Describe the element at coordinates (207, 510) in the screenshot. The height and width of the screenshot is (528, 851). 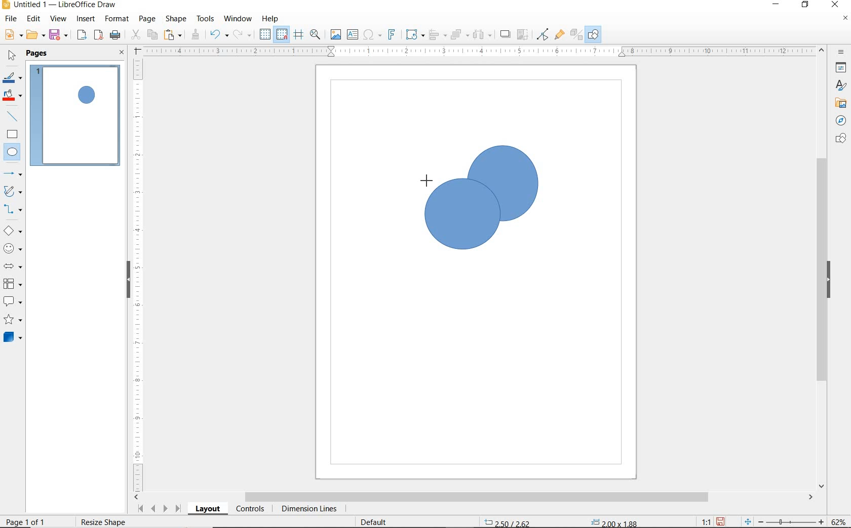
I see `LAYOUT` at that location.